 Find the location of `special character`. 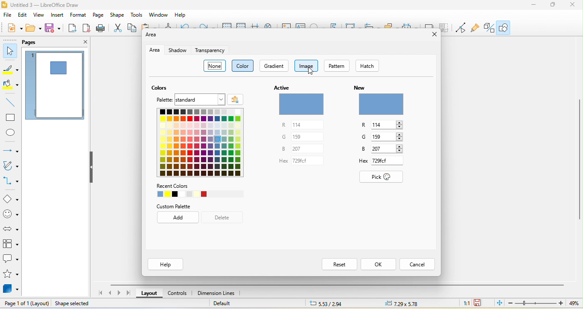

special character is located at coordinates (317, 25).